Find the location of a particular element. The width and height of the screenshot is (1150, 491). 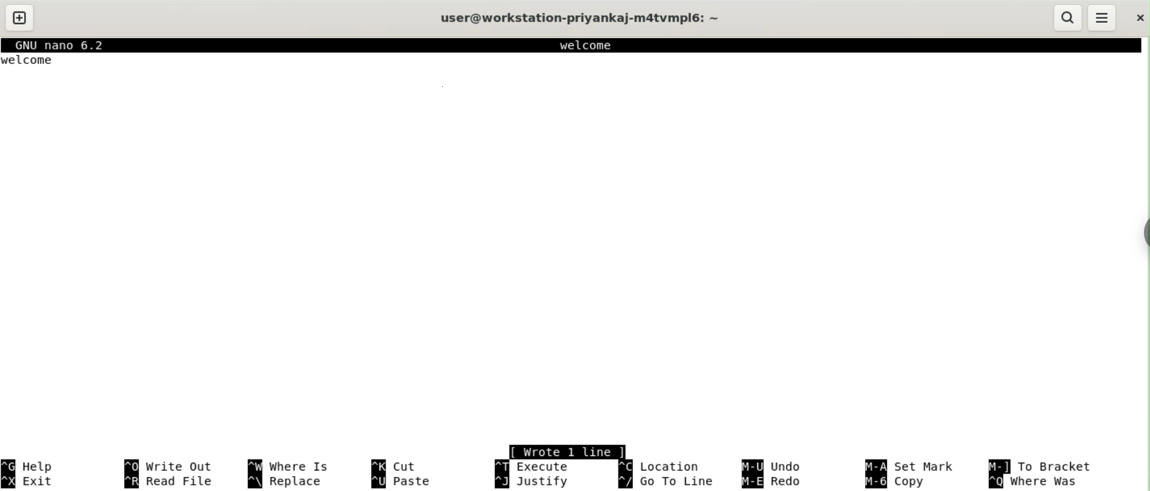

new tab is located at coordinates (21, 17).